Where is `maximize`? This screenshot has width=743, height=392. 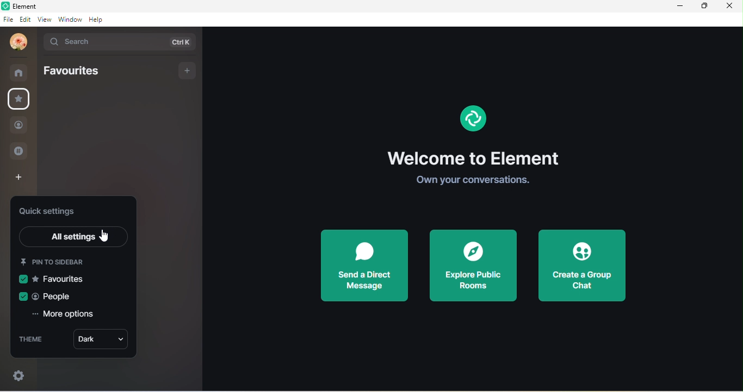 maximize is located at coordinates (704, 7).